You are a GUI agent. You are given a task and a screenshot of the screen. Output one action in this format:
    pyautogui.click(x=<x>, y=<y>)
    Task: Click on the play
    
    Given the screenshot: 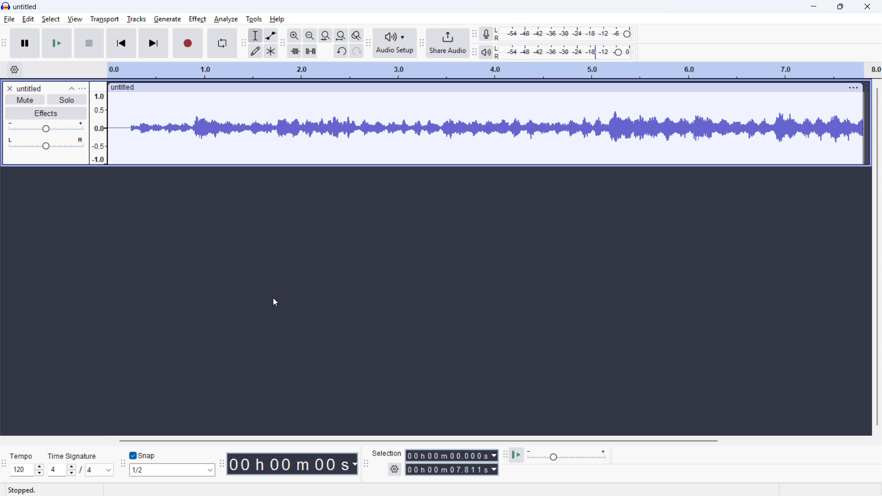 What is the action you would take?
    pyautogui.click(x=57, y=43)
    